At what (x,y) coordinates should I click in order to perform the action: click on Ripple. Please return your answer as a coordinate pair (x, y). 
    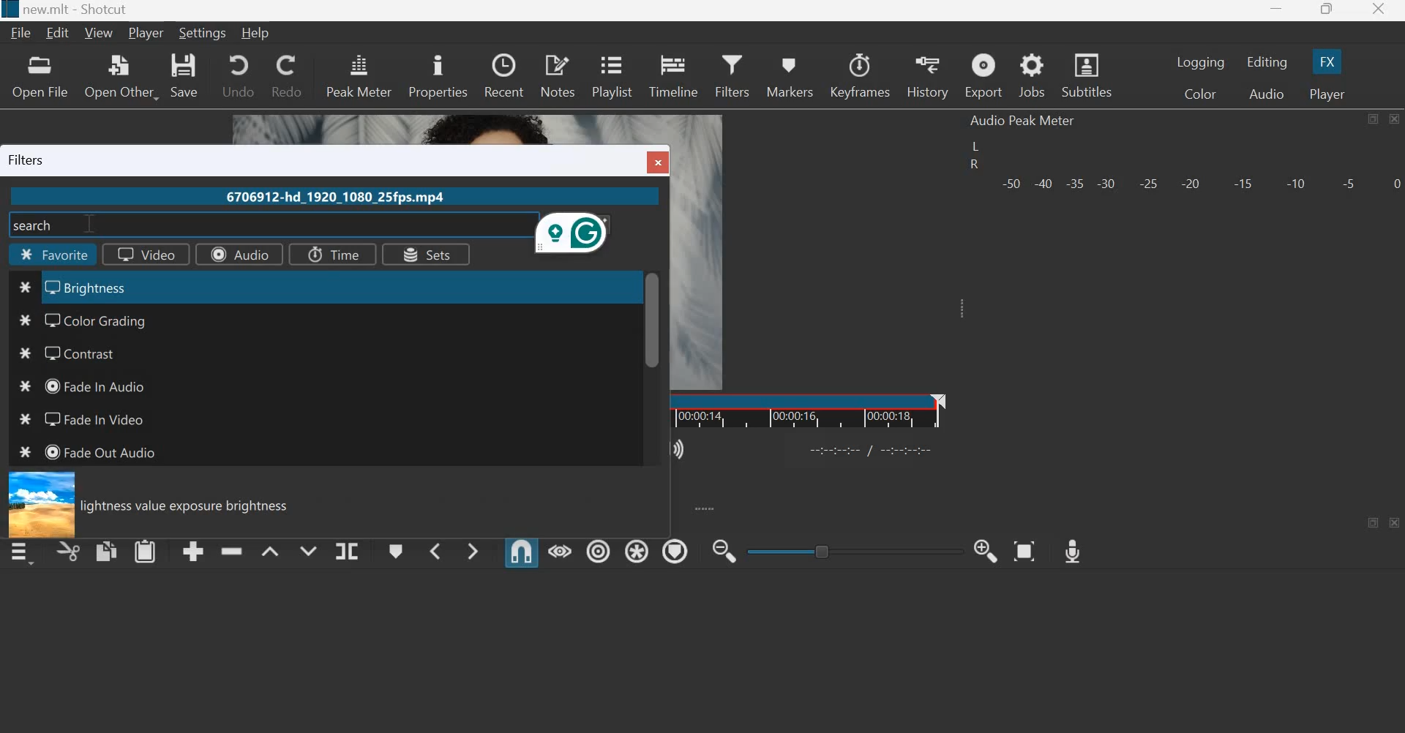
    Looking at the image, I should click on (599, 549).